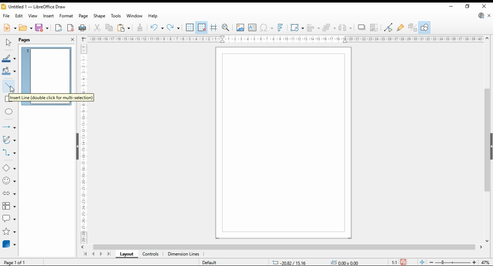 The image size is (493, 266). I want to click on 3D objects, so click(10, 244).